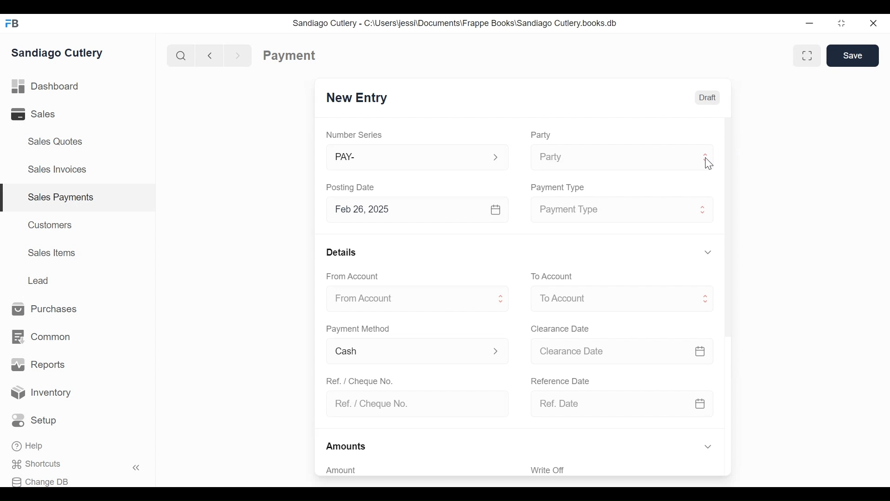 This screenshot has height=501, width=890. What do you see at coordinates (707, 96) in the screenshot?
I see `Draft` at bounding box center [707, 96].